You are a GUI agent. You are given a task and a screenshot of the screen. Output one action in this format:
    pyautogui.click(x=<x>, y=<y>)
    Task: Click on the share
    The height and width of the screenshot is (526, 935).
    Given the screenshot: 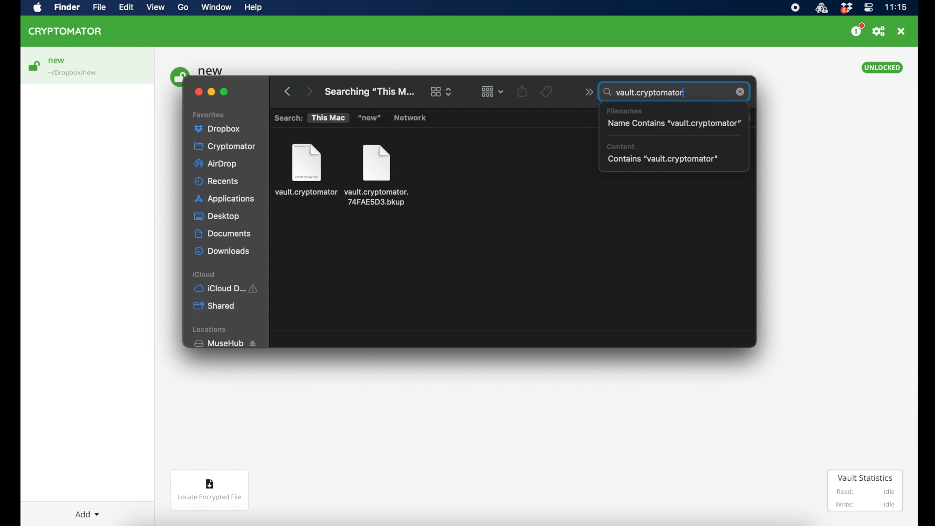 What is the action you would take?
    pyautogui.click(x=524, y=94)
    